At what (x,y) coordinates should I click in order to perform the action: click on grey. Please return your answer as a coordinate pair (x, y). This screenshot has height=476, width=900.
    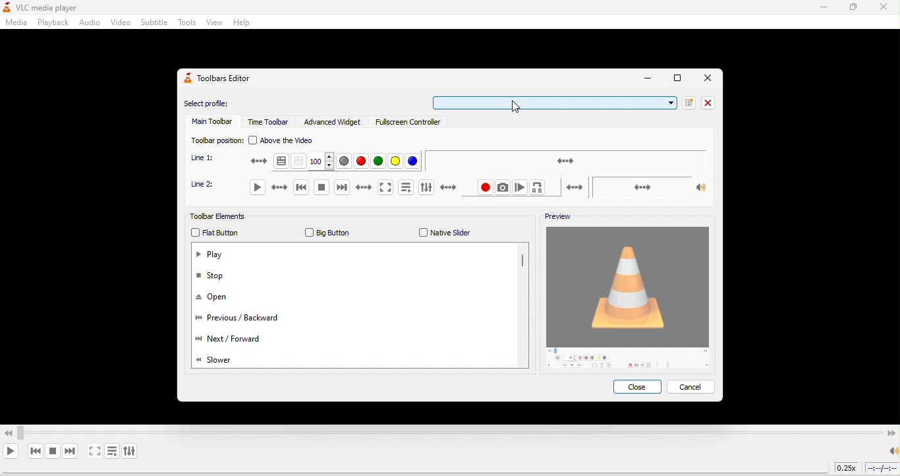
    Looking at the image, I should click on (343, 162).